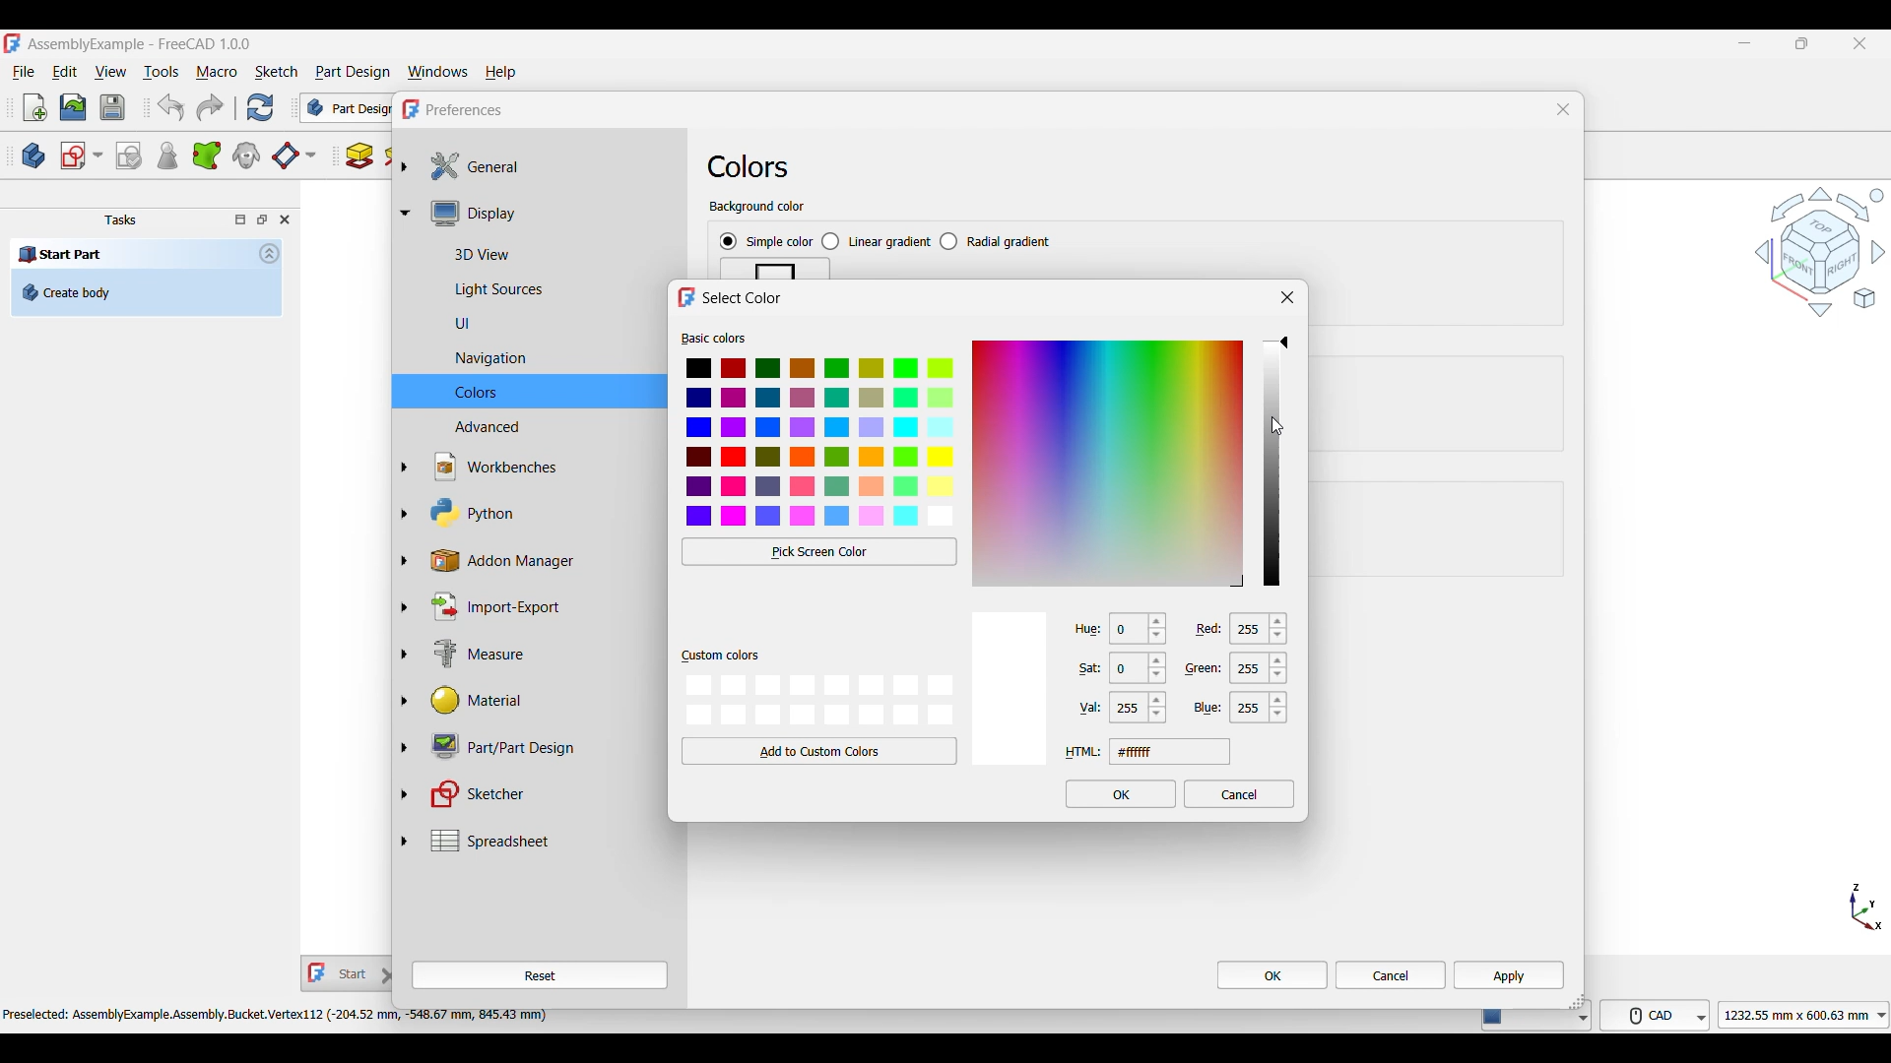  I want to click on green, so click(1206, 668).